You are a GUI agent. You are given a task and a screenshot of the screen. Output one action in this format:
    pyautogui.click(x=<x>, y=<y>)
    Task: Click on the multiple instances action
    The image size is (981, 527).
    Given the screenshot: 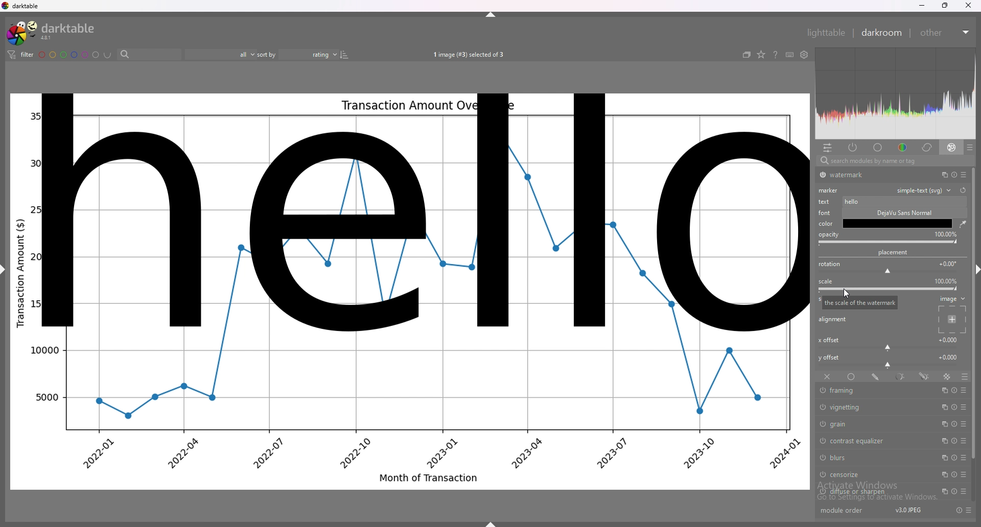 What is the action you would take?
    pyautogui.click(x=944, y=390)
    